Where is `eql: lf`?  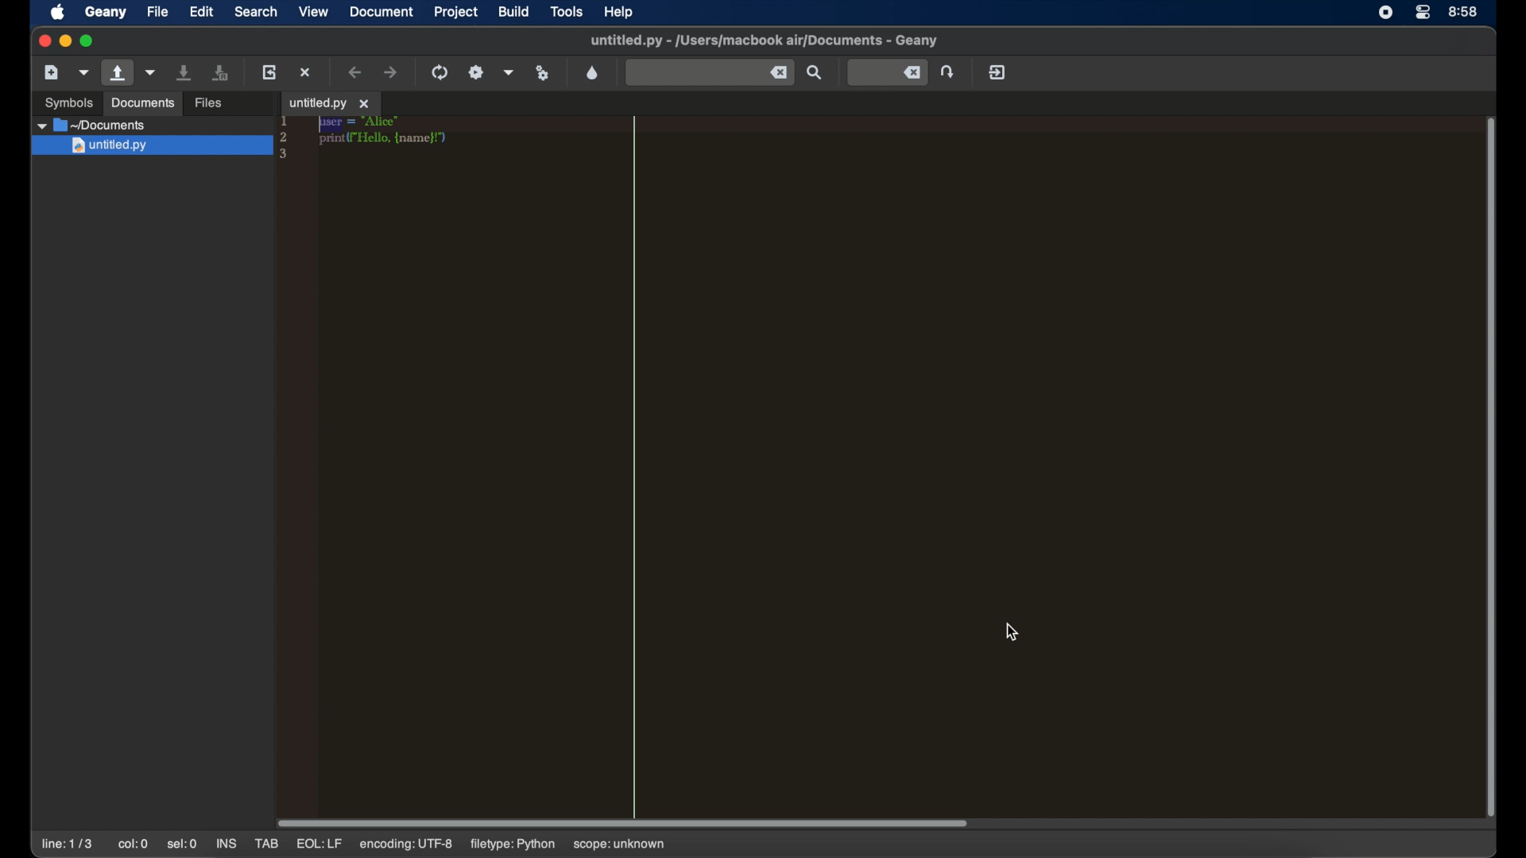 eql: lf is located at coordinates (320, 844).